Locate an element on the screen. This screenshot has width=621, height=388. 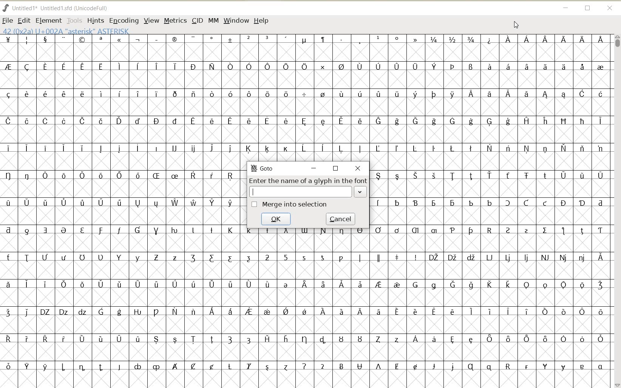
GLYPHY CHARACTERS & NUMBERS is located at coordinates (306, 307).